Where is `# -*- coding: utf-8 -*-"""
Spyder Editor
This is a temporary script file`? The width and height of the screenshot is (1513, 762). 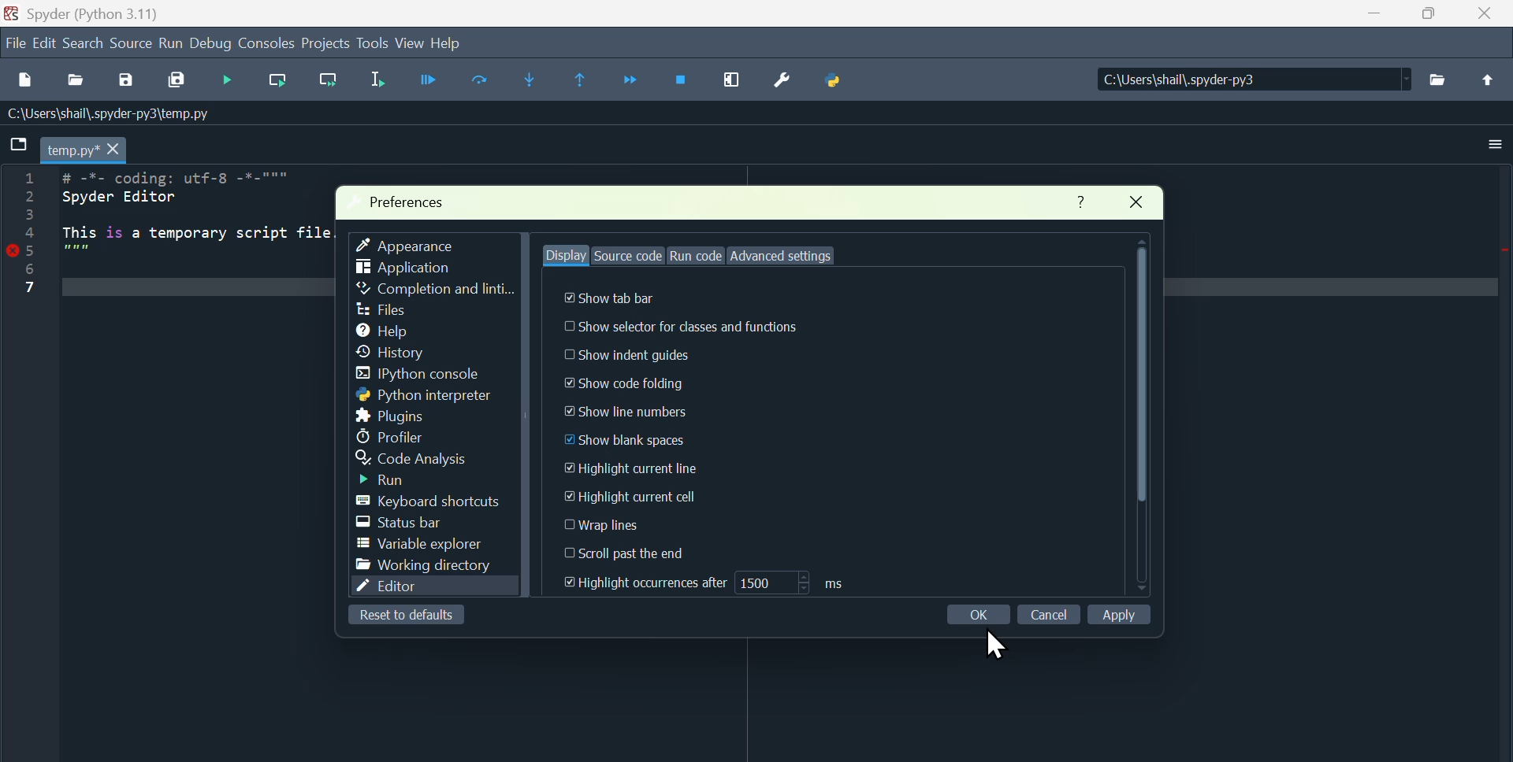 # -*- coding: utf-8 -*-"""
Spyder Editor
This is a temporary script file is located at coordinates (199, 224).